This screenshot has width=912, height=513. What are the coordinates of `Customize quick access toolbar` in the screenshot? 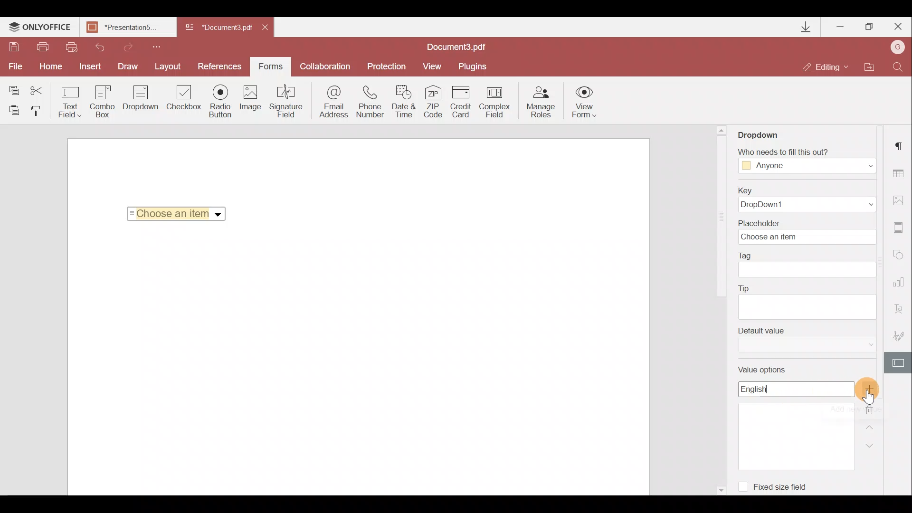 It's located at (153, 46).